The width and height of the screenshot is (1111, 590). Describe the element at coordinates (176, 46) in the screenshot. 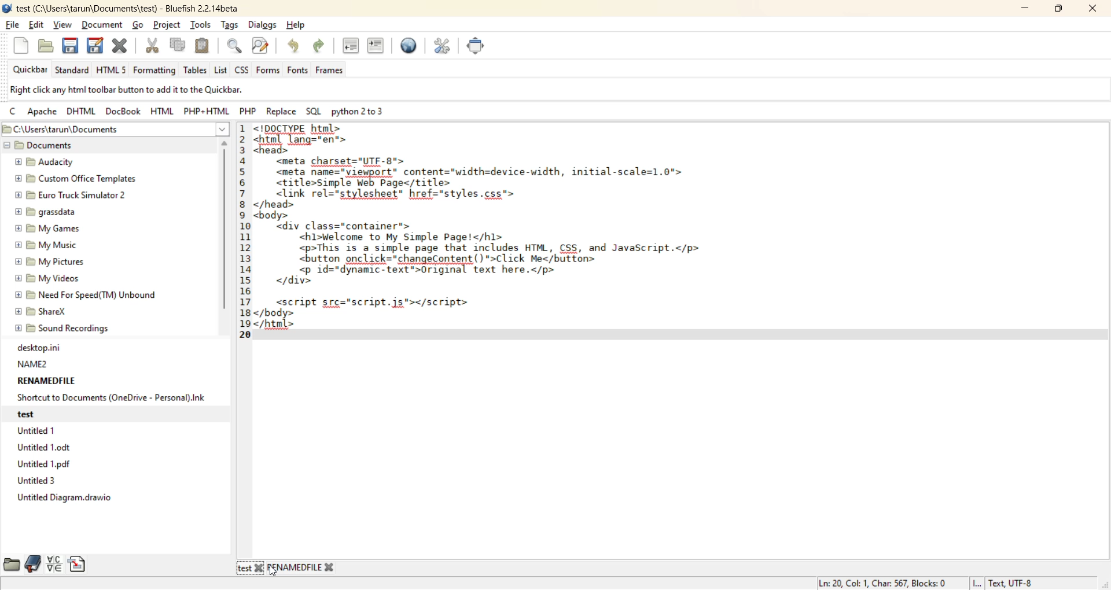

I see `copy` at that location.